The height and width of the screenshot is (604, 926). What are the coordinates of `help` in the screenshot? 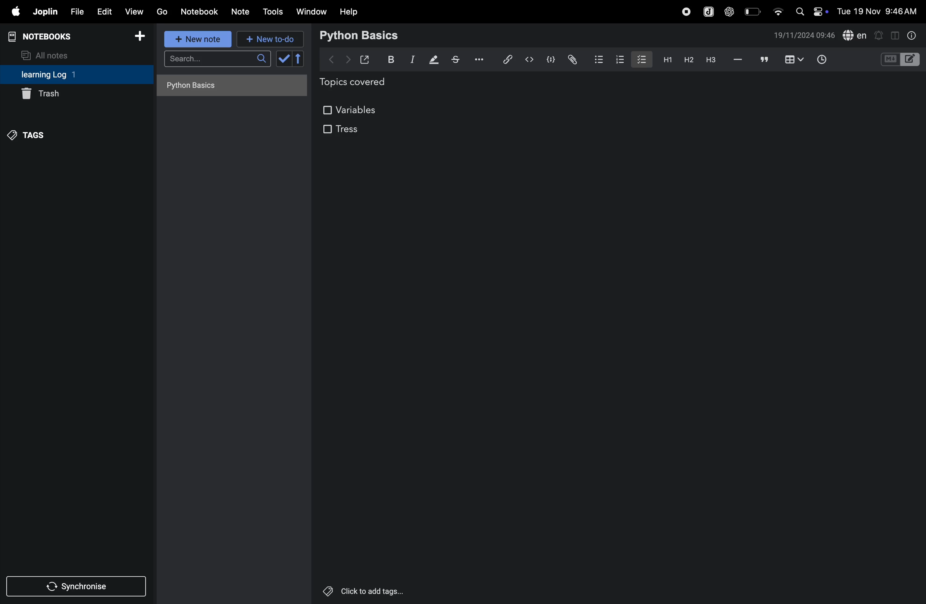 It's located at (349, 11).